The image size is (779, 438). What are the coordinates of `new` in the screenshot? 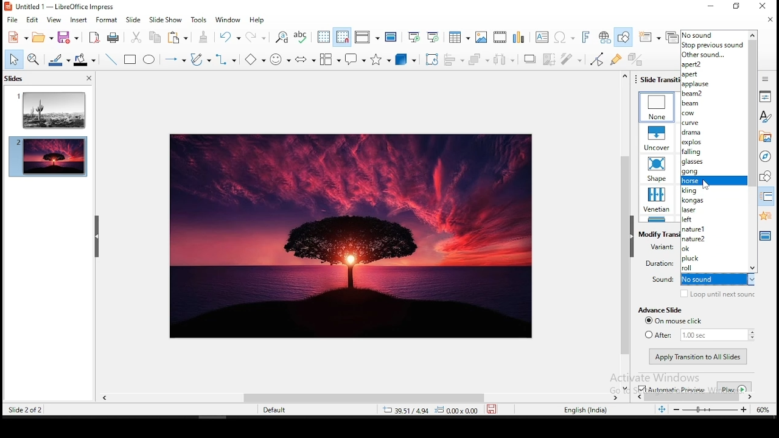 It's located at (18, 37).